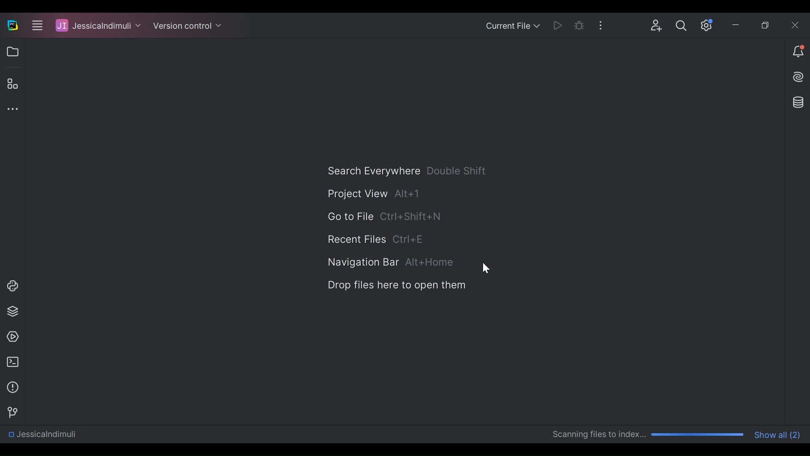  What do you see at coordinates (735, 24) in the screenshot?
I see `Minimize` at bounding box center [735, 24].